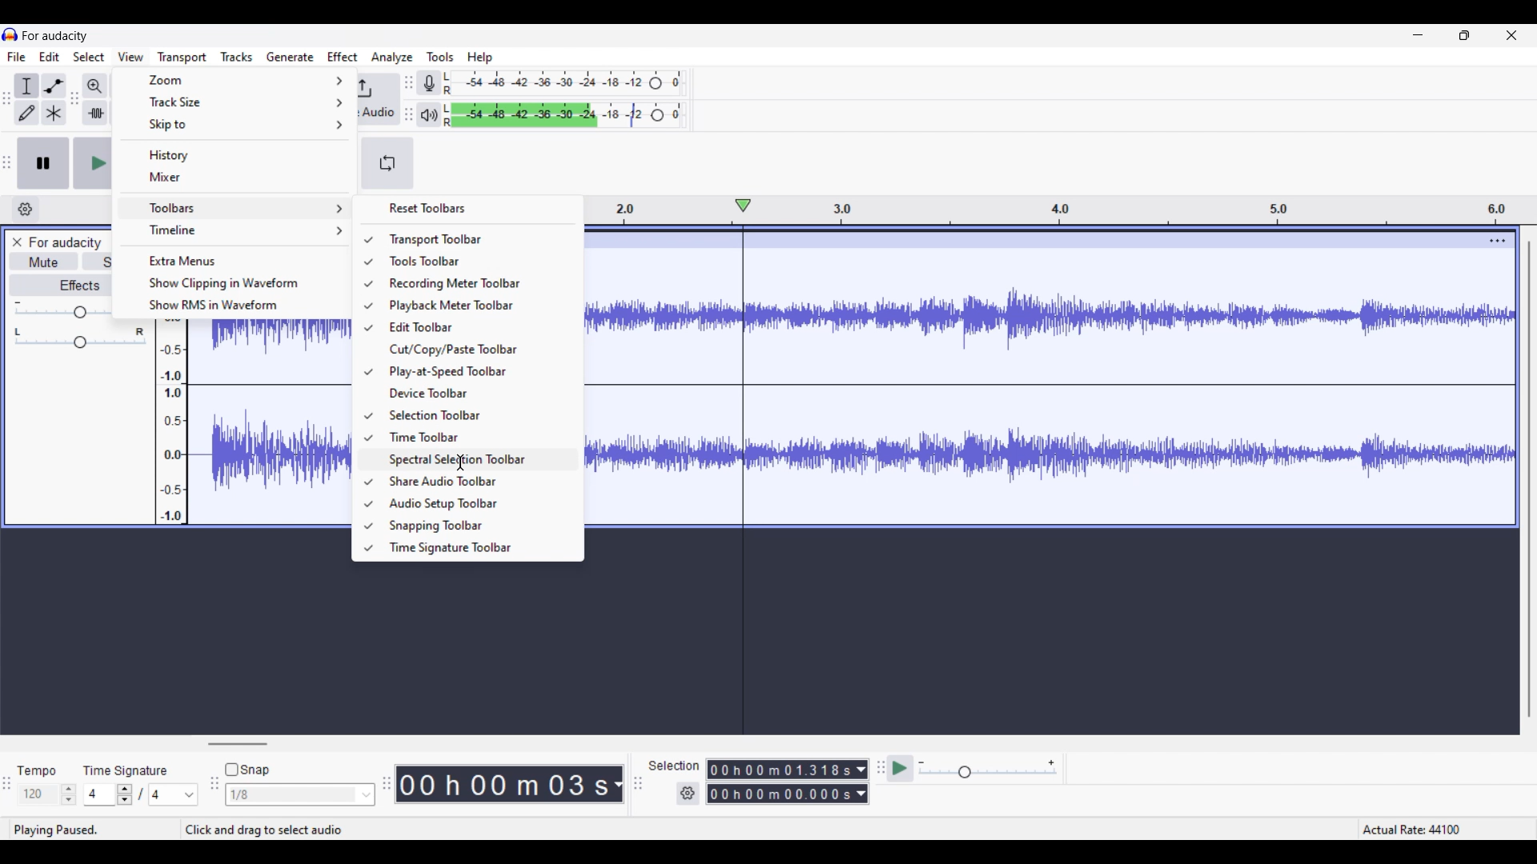 The width and height of the screenshot is (1537, 864). Describe the element at coordinates (44, 263) in the screenshot. I see `Mute` at that location.